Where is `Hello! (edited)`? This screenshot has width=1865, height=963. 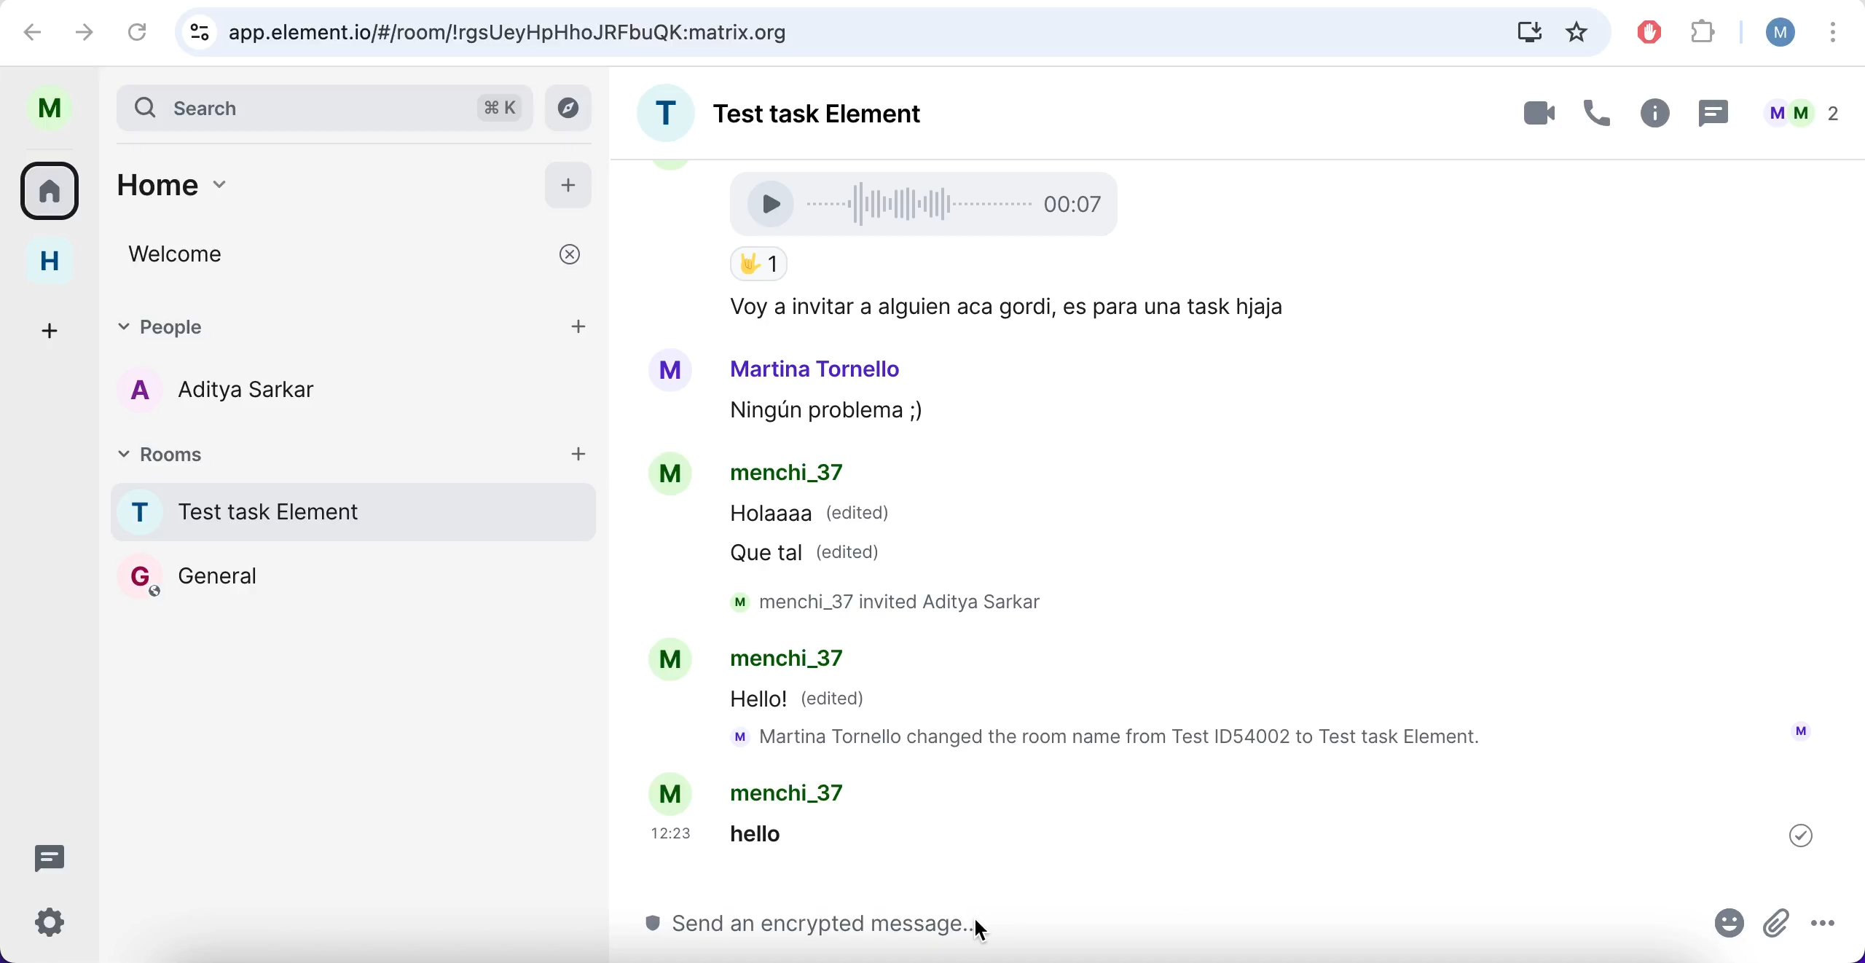
Hello! (edited) is located at coordinates (801, 701).